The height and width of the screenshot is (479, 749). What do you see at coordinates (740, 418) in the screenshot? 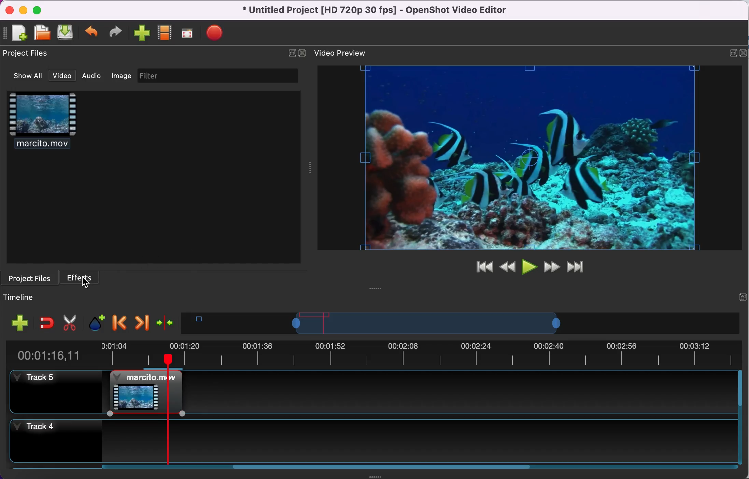
I see `Vertical slide bar` at bounding box center [740, 418].